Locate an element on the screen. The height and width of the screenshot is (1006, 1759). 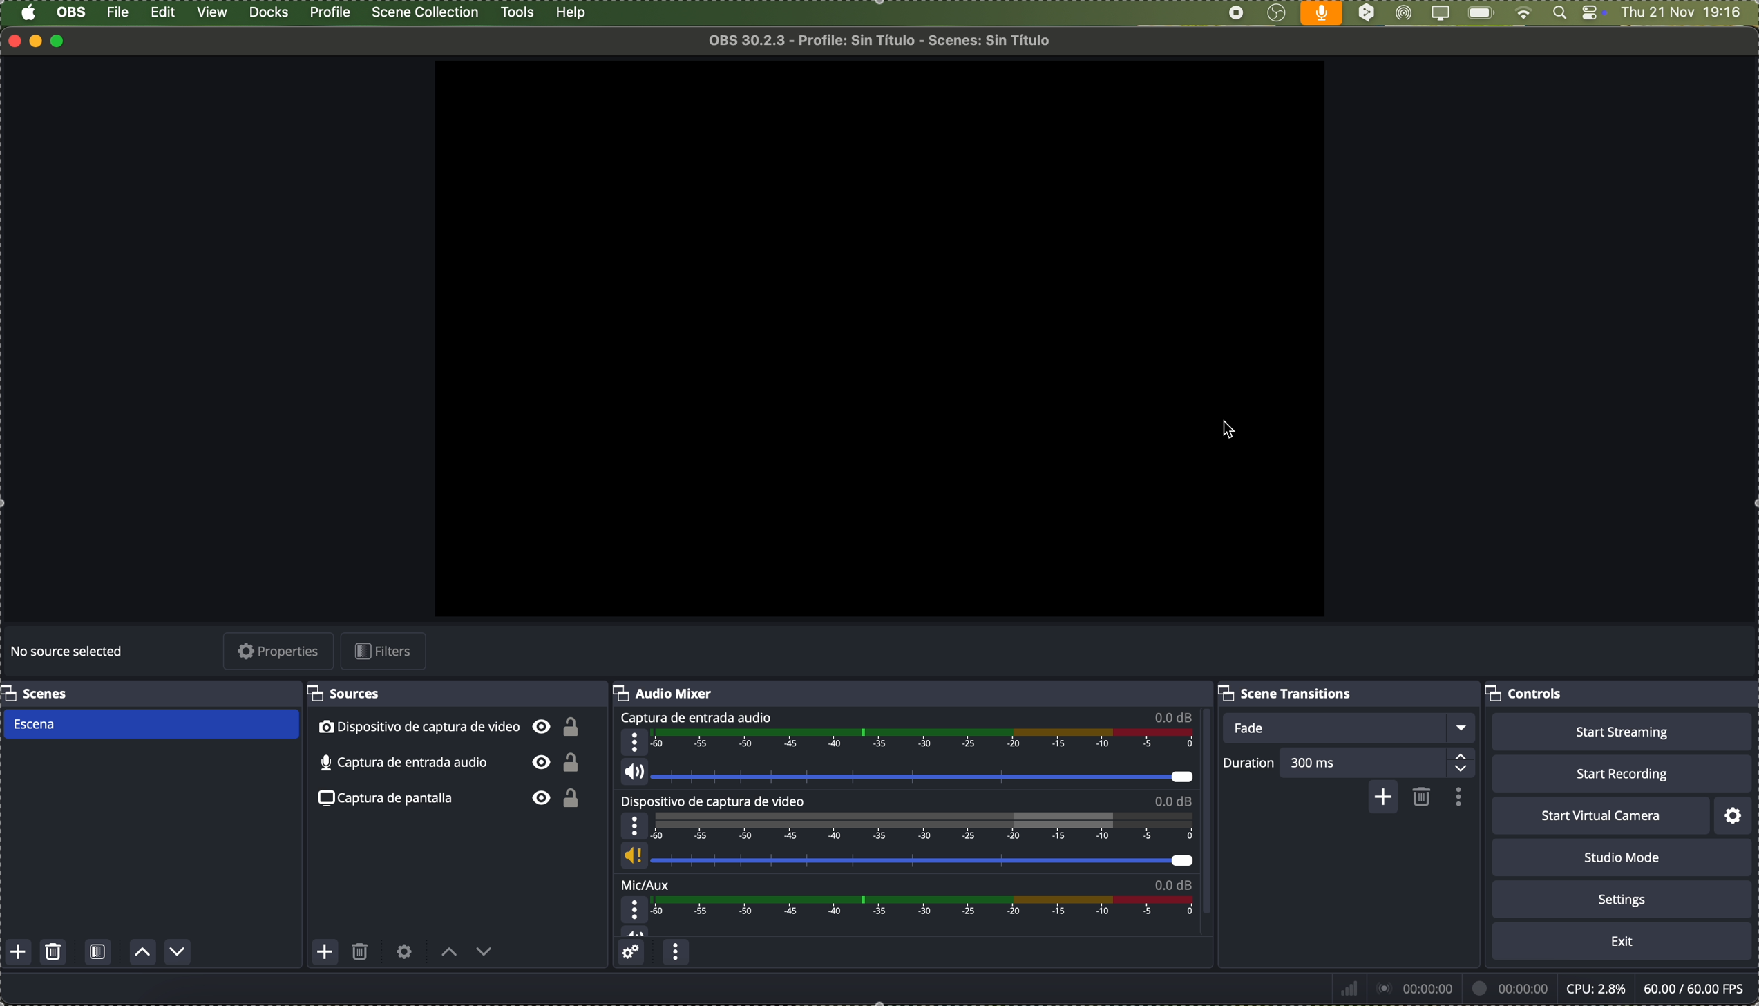
settings is located at coordinates (1622, 898).